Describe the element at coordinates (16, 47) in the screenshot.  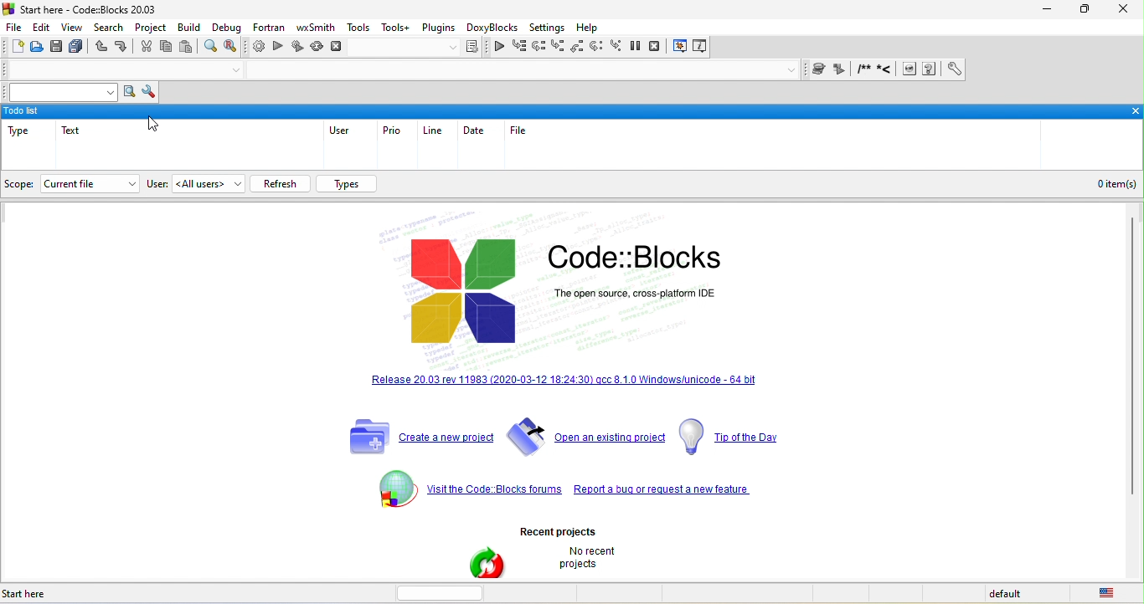
I see `new` at that location.